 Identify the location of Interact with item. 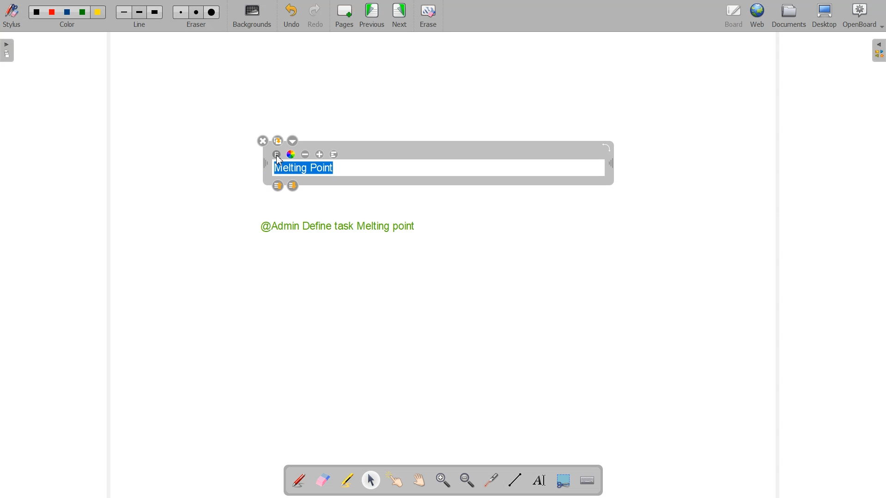
(394, 480).